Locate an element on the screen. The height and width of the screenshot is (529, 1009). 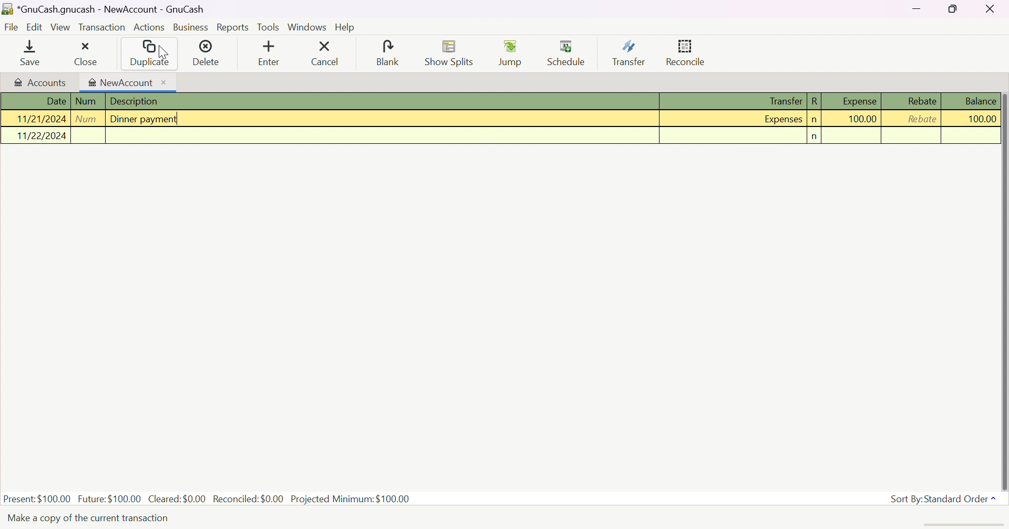
Num is located at coordinates (88, 118).